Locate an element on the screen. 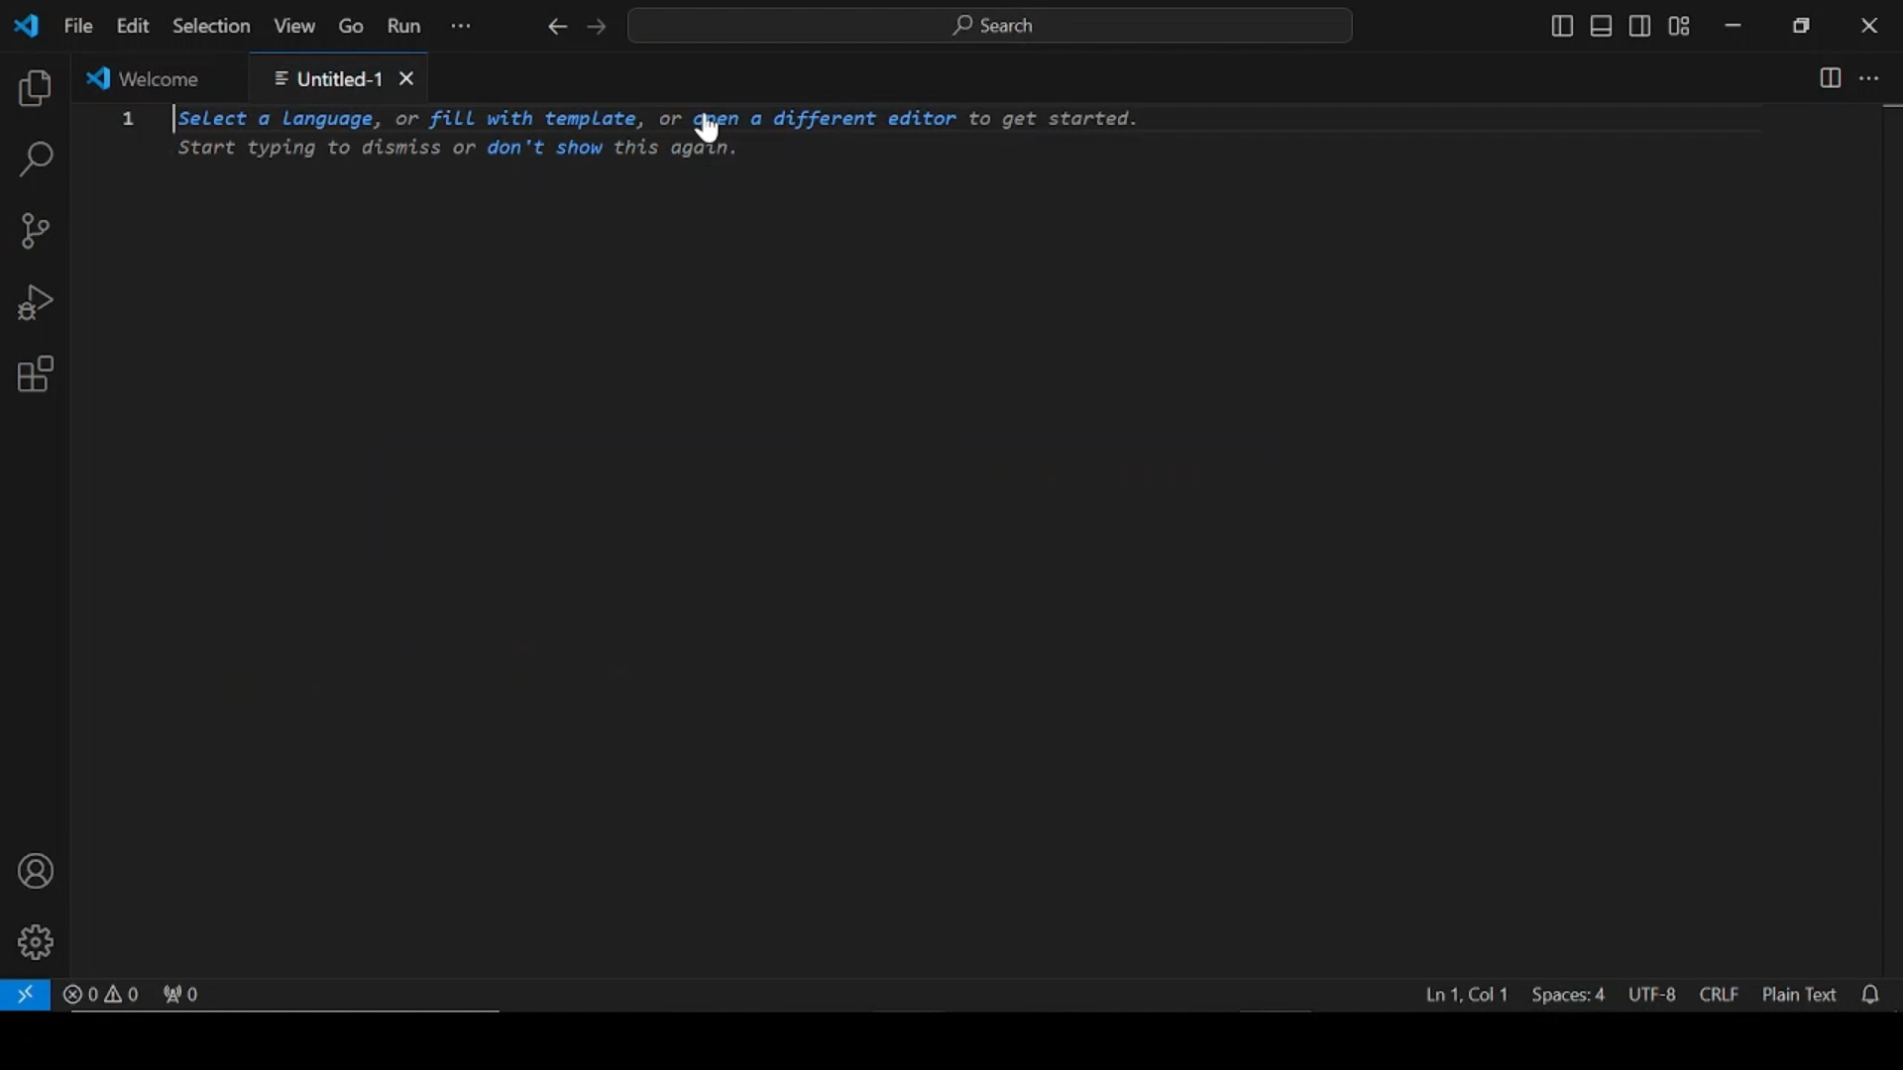 The height and width of the screenshot is (1070, 1903). search bar is located at coordinates (993, 26).